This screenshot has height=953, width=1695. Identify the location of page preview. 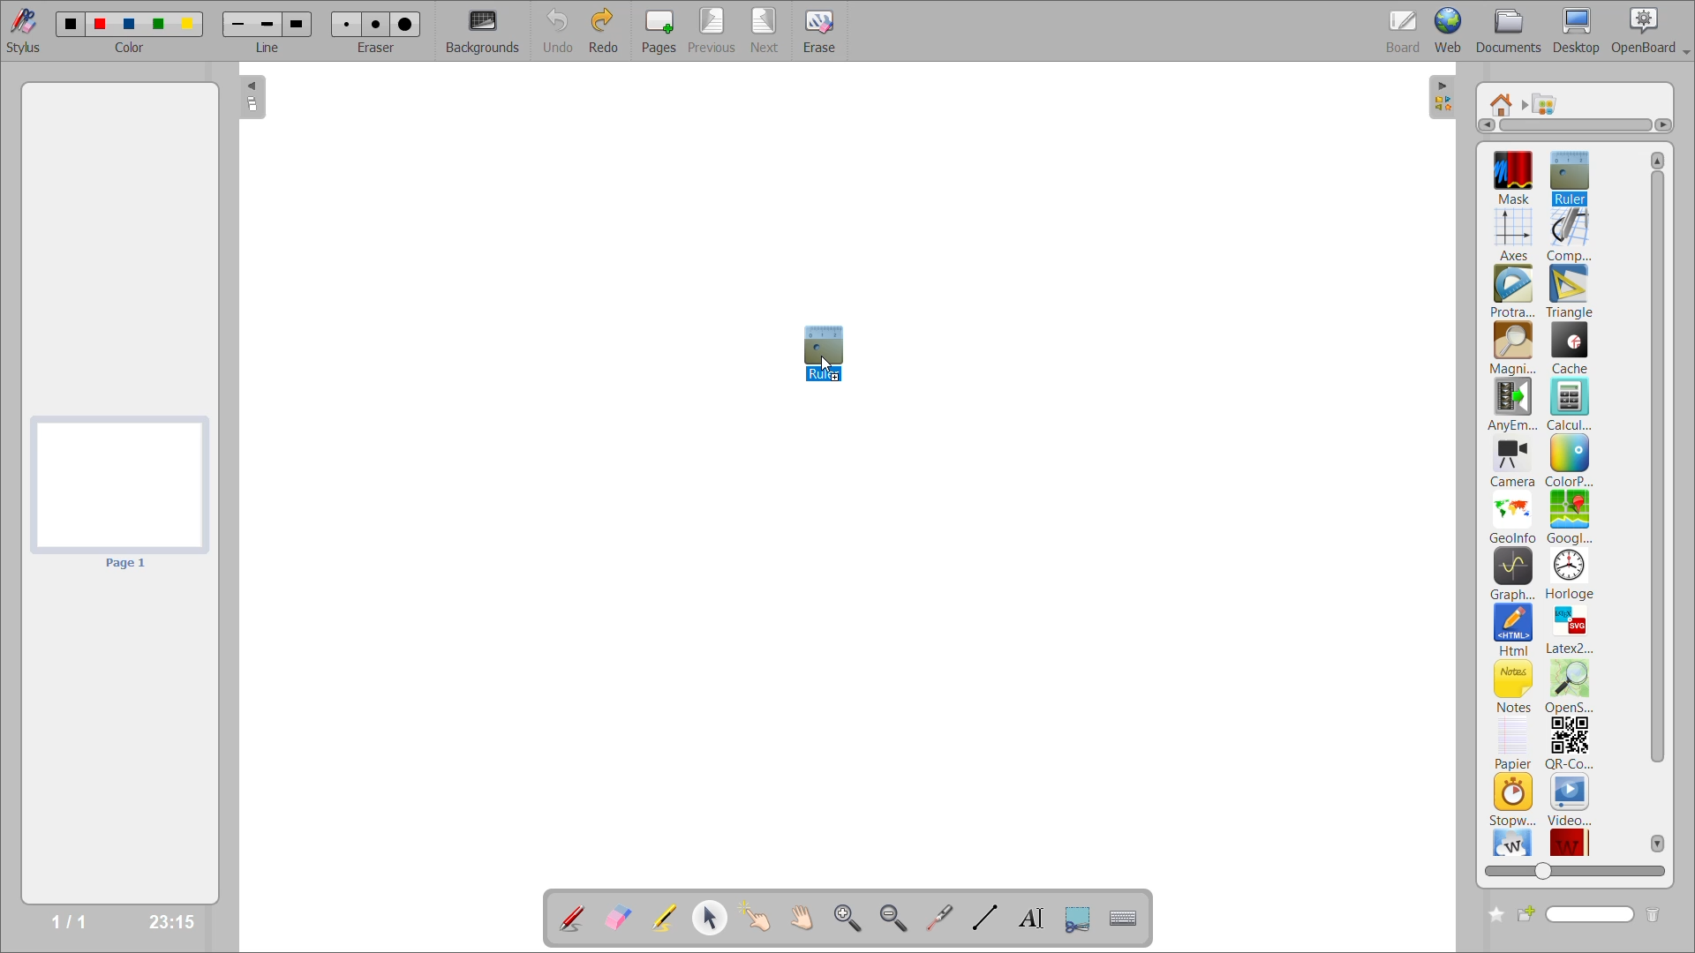
(117, 494).